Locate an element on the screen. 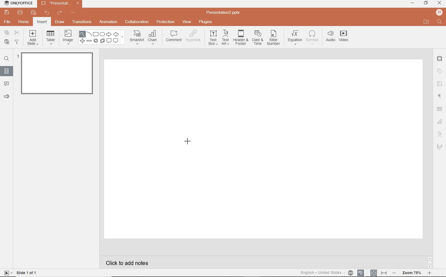 The height and width of the screenshot is (277, 446). QUICK PRINT is located at coordinates (33, 13).